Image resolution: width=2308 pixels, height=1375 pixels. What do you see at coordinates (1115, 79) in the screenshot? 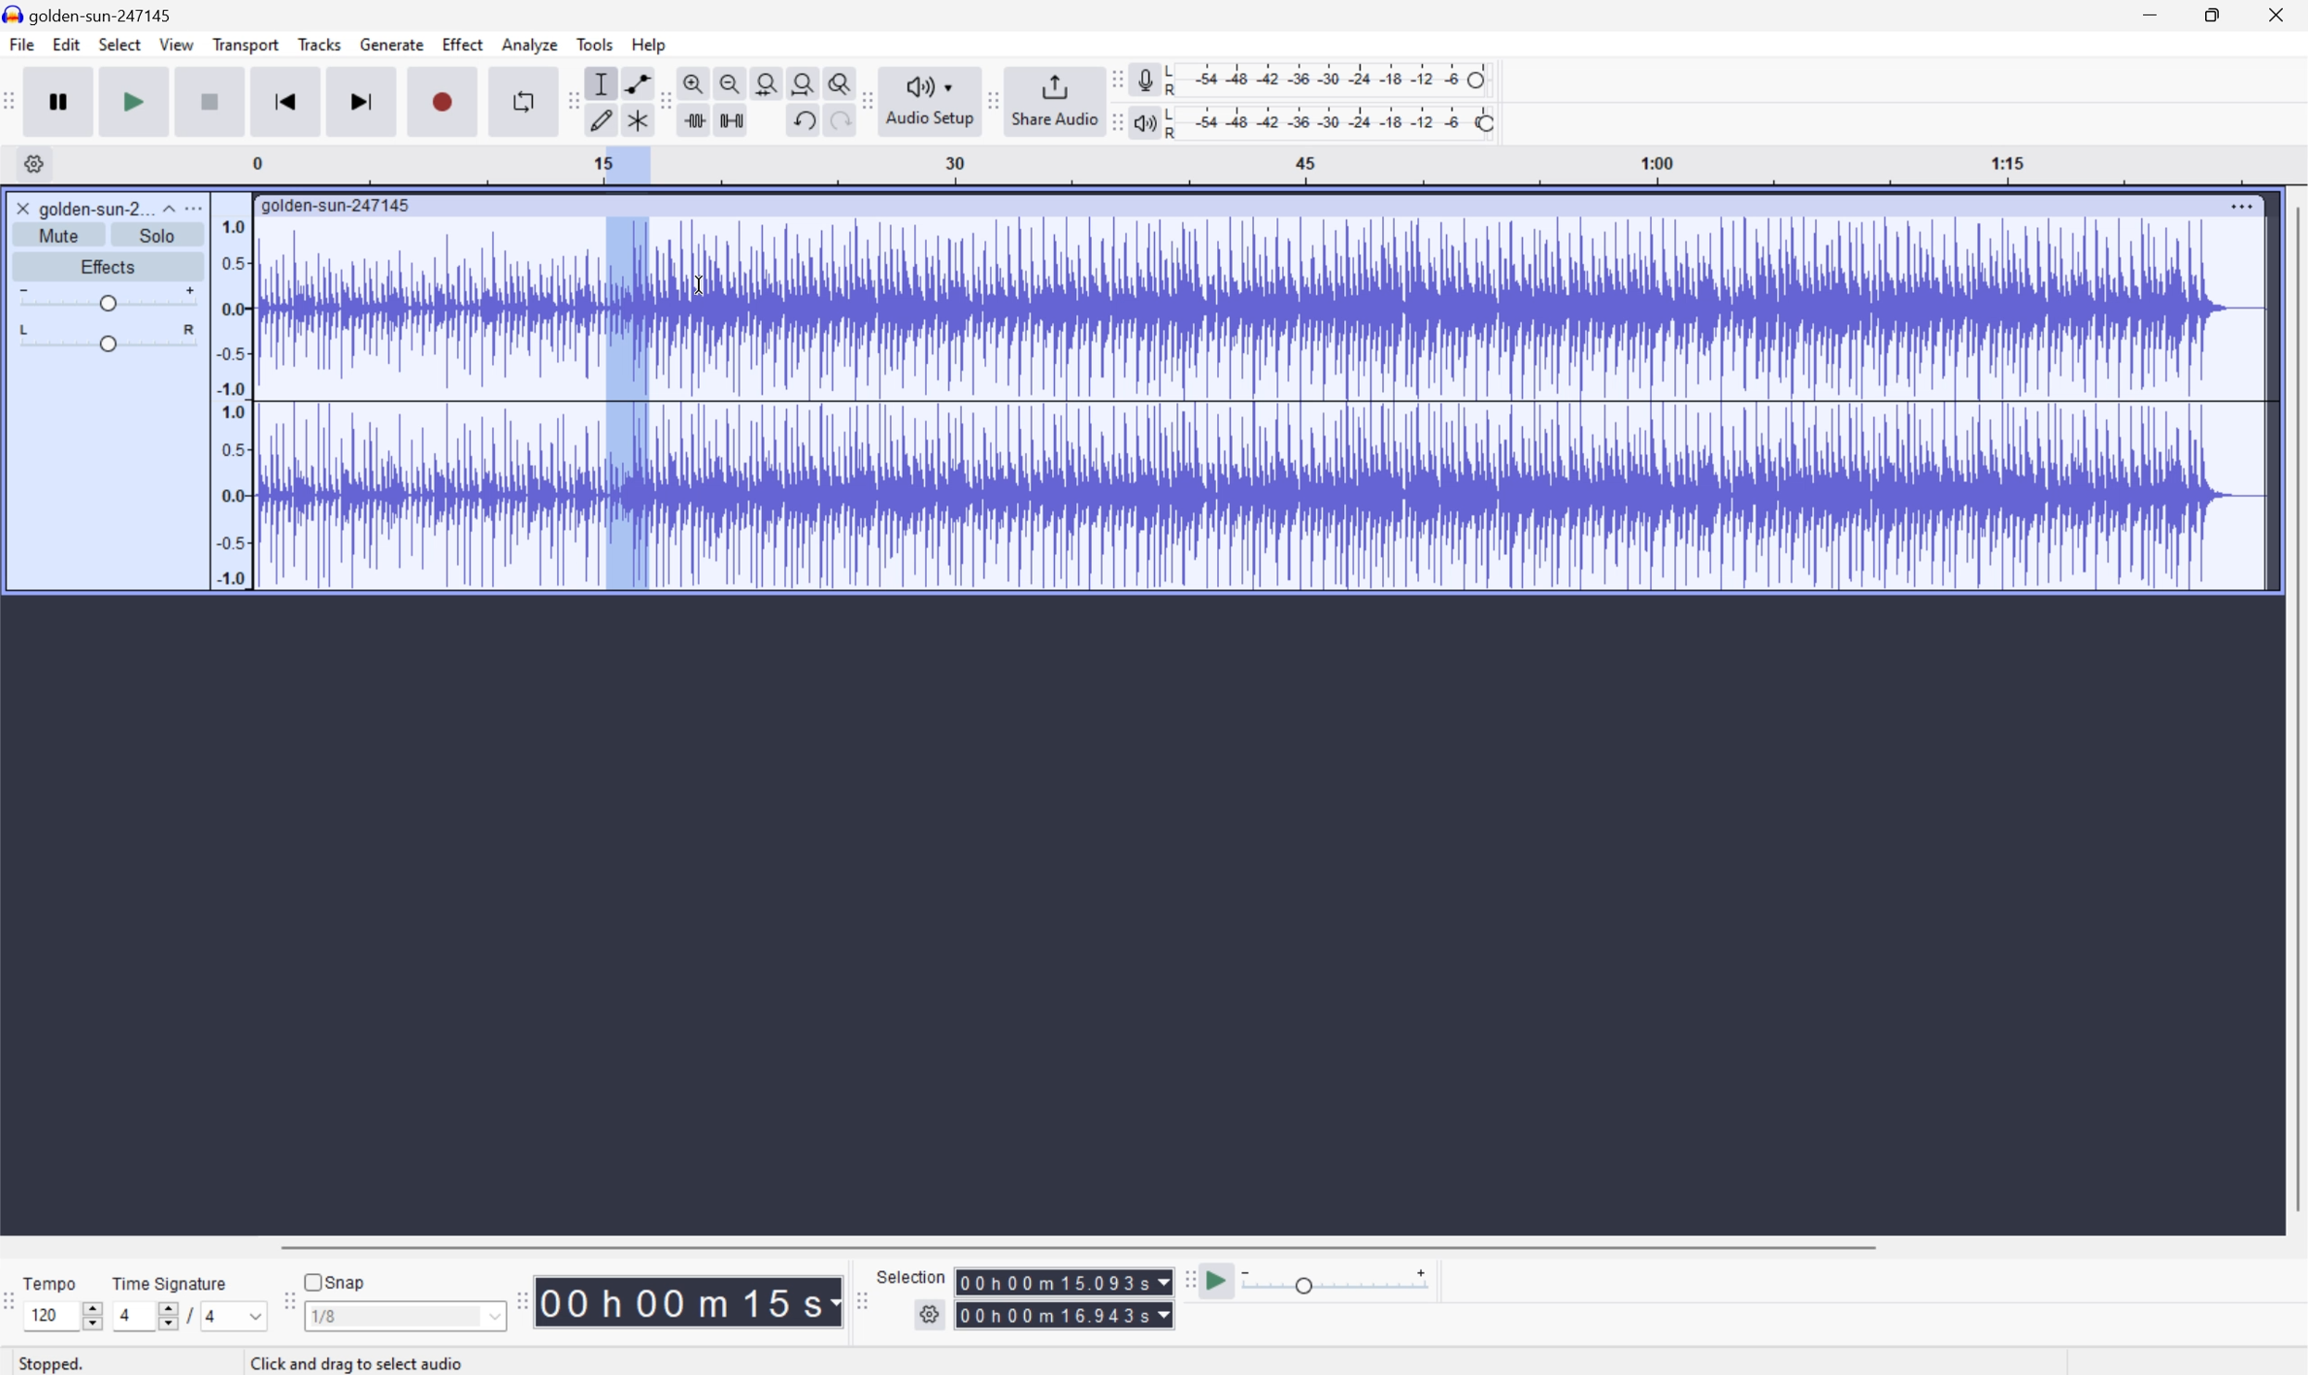
I see `Audacity recording meter toolbar` at bounding box center [1115, 79].